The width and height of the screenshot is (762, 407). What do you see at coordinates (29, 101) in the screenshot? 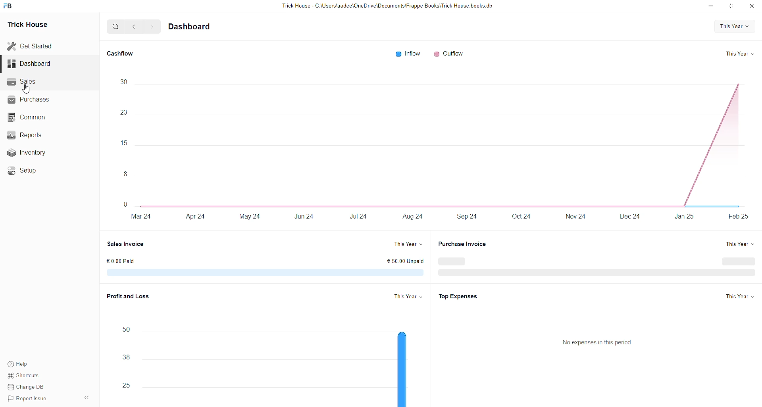
I see `Purchases` at bounding box center [29, 101].